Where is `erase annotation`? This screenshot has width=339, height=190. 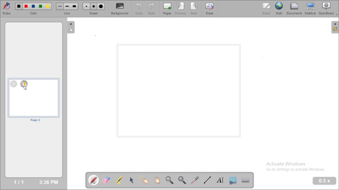 erase annotation is located at coordinates (107, 180).